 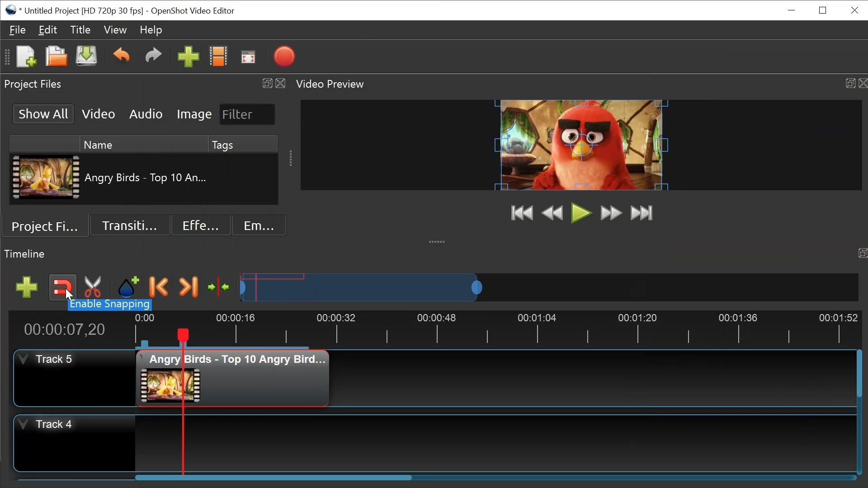 I want to click on Open Project, so click(x=56, y=56).